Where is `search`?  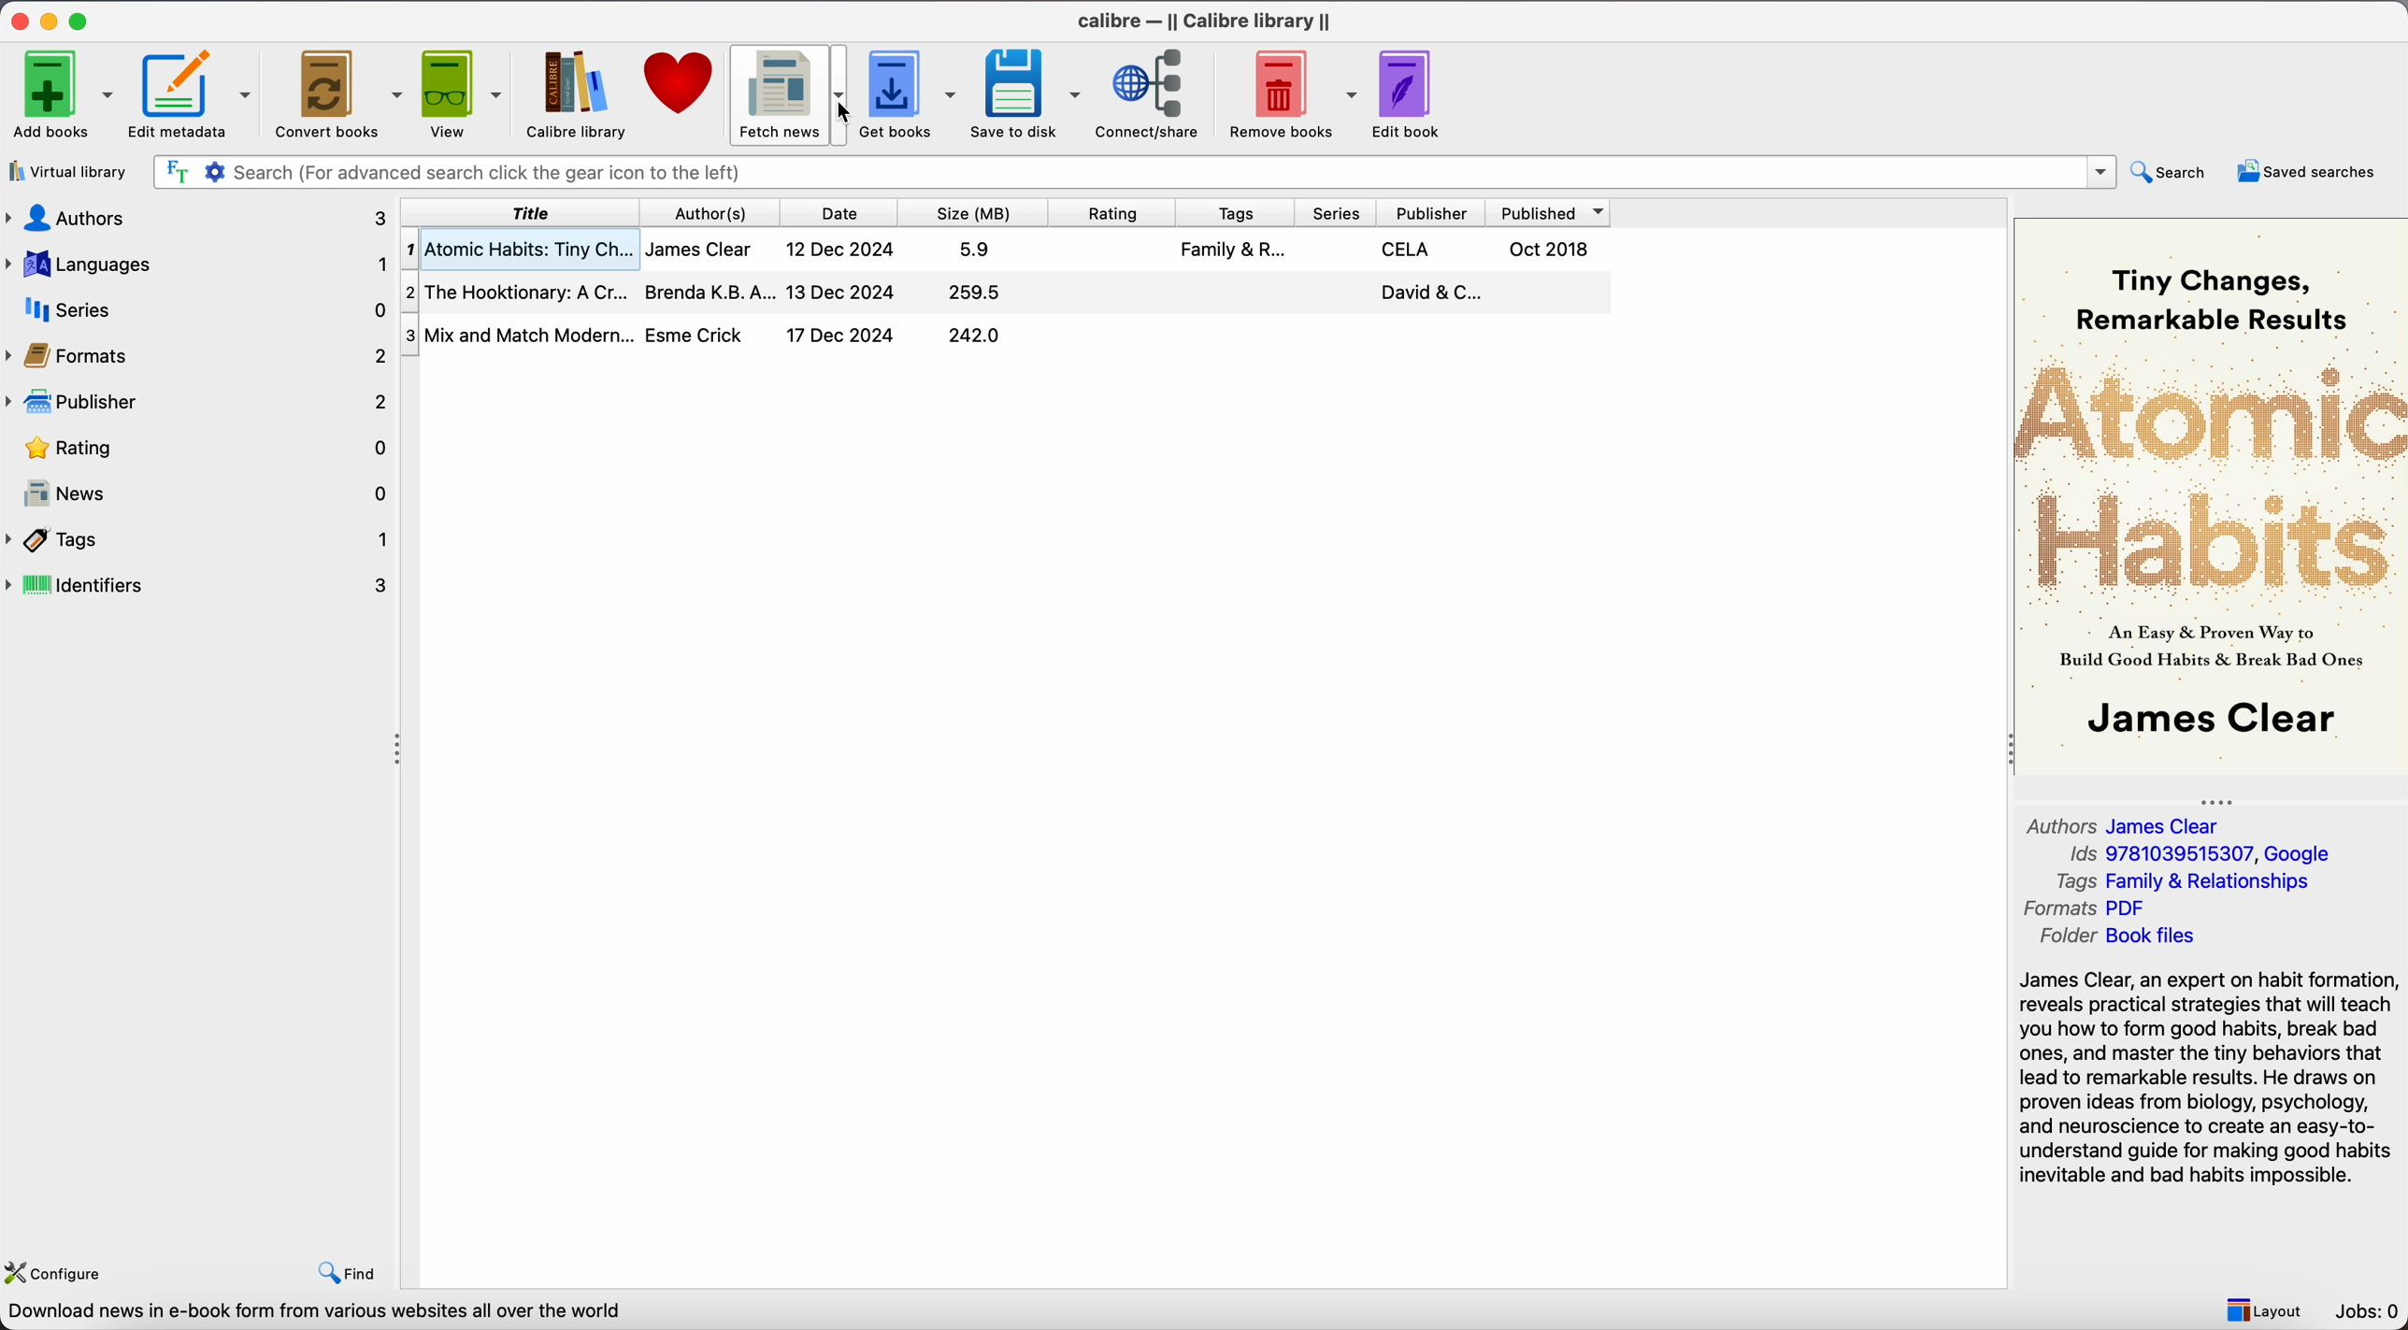
search is located at coordinates (2171, 173).